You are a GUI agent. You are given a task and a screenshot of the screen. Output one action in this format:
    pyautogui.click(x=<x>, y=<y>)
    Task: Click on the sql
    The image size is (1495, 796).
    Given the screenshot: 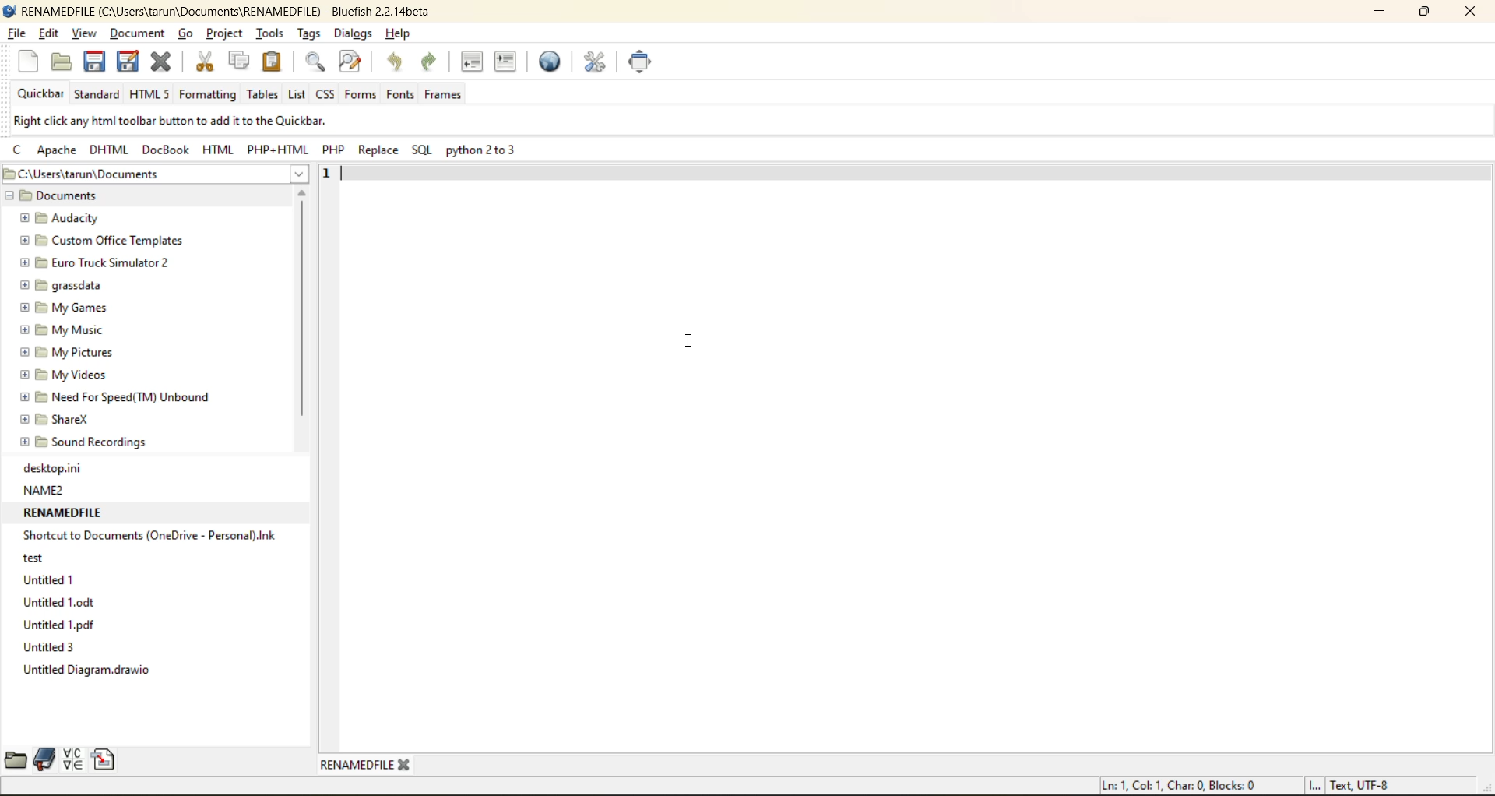 What is the action you would take?
    pyautogui.click(x=424, y=150)
    